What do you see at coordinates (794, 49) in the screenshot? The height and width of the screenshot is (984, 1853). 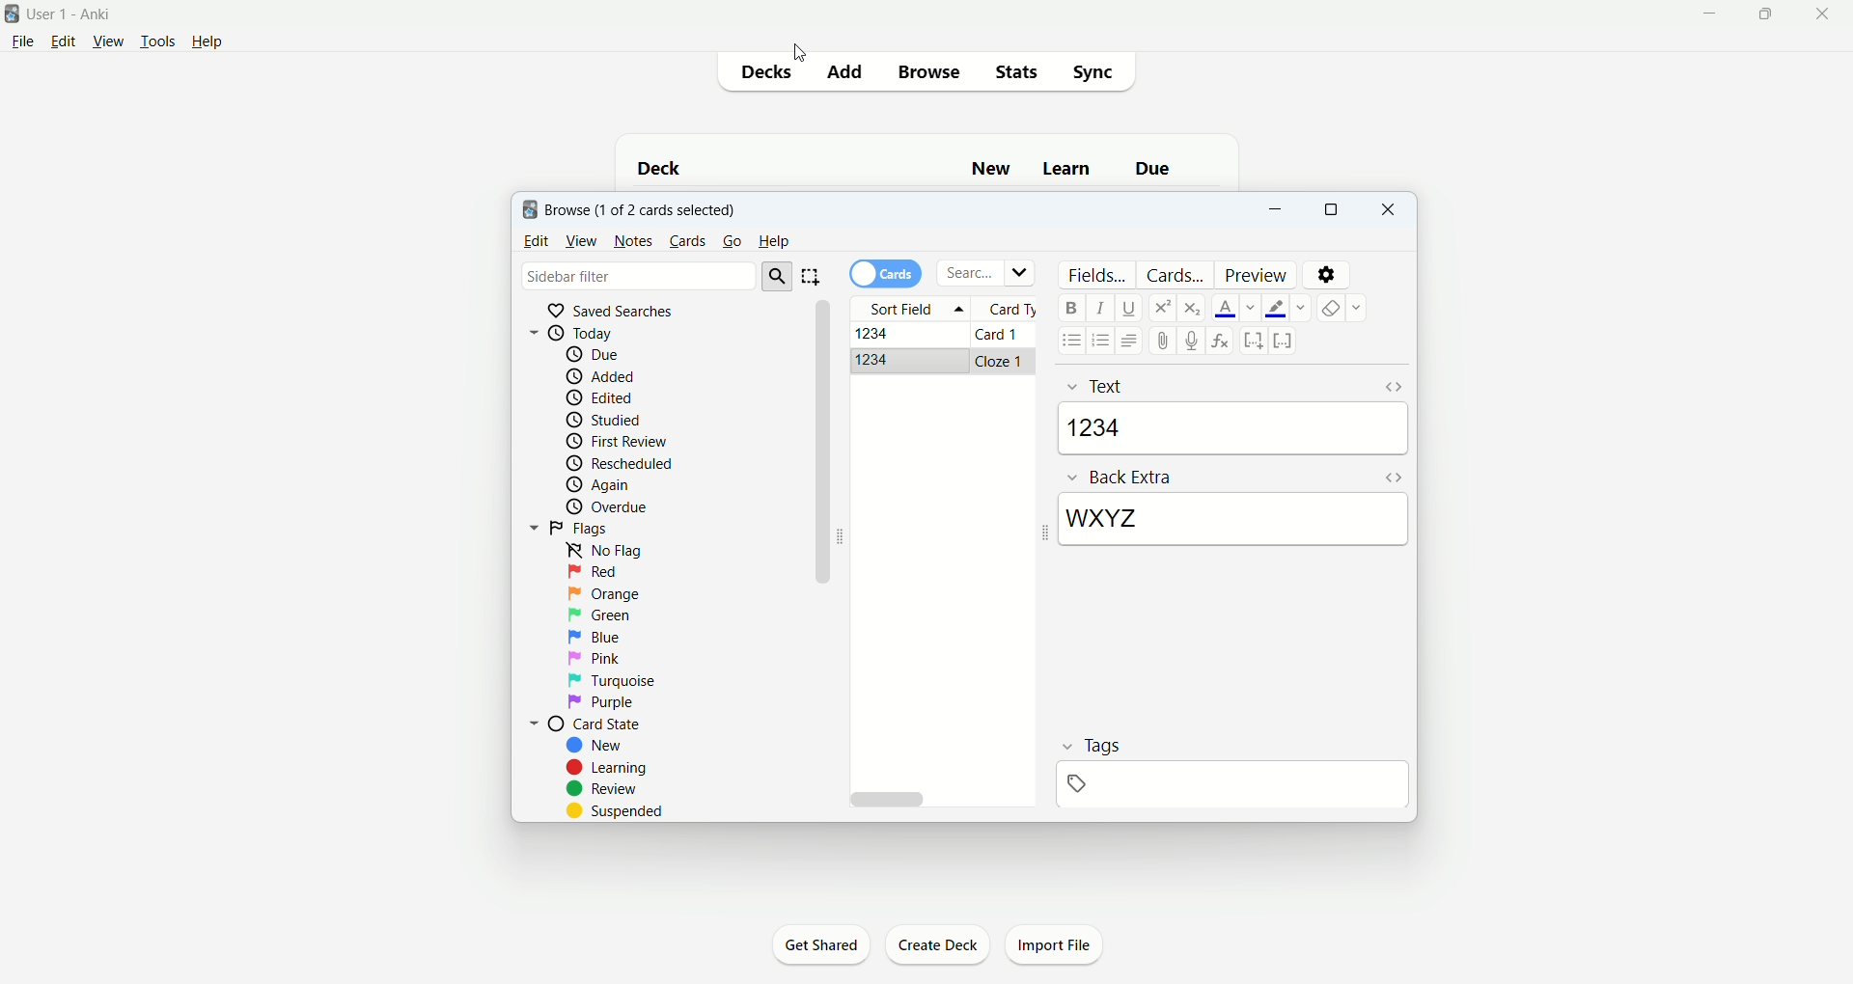 I see `cursor` at bounding box center [794, 49].